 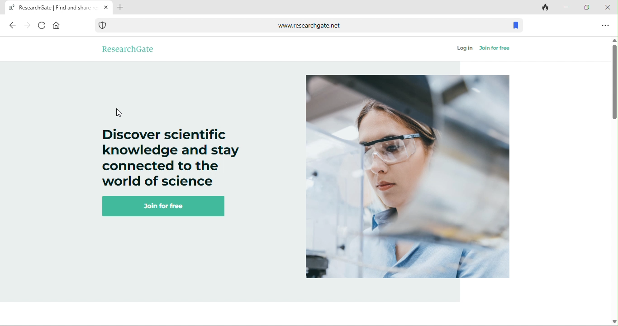 What do you see at coordinates (516, 24) in the screenshot?
I see `bookmark` at bounding box center [516, 24].